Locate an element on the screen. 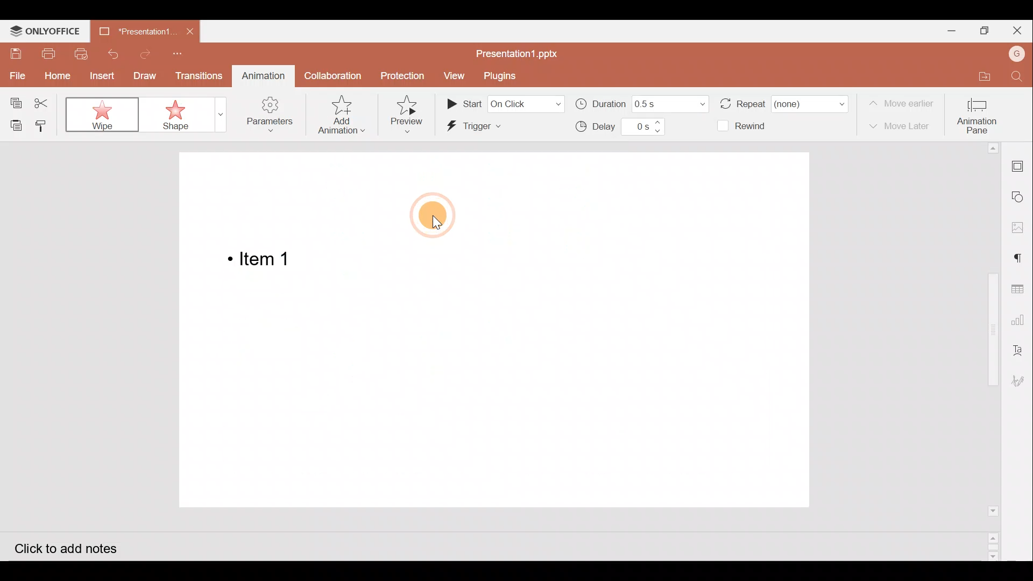 The image size is (1033, 581). Start is located at coordinates (506, 102).